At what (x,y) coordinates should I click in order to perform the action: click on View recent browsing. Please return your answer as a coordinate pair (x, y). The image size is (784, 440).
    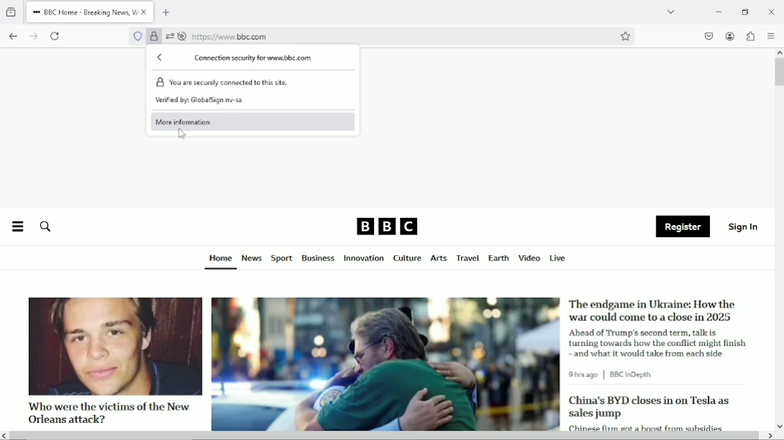
    Looking at the image, I should click on (10, 11).